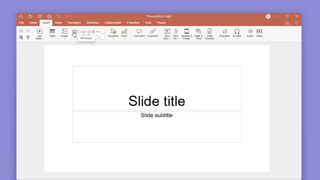  I want to click on save, so click(30, 17).